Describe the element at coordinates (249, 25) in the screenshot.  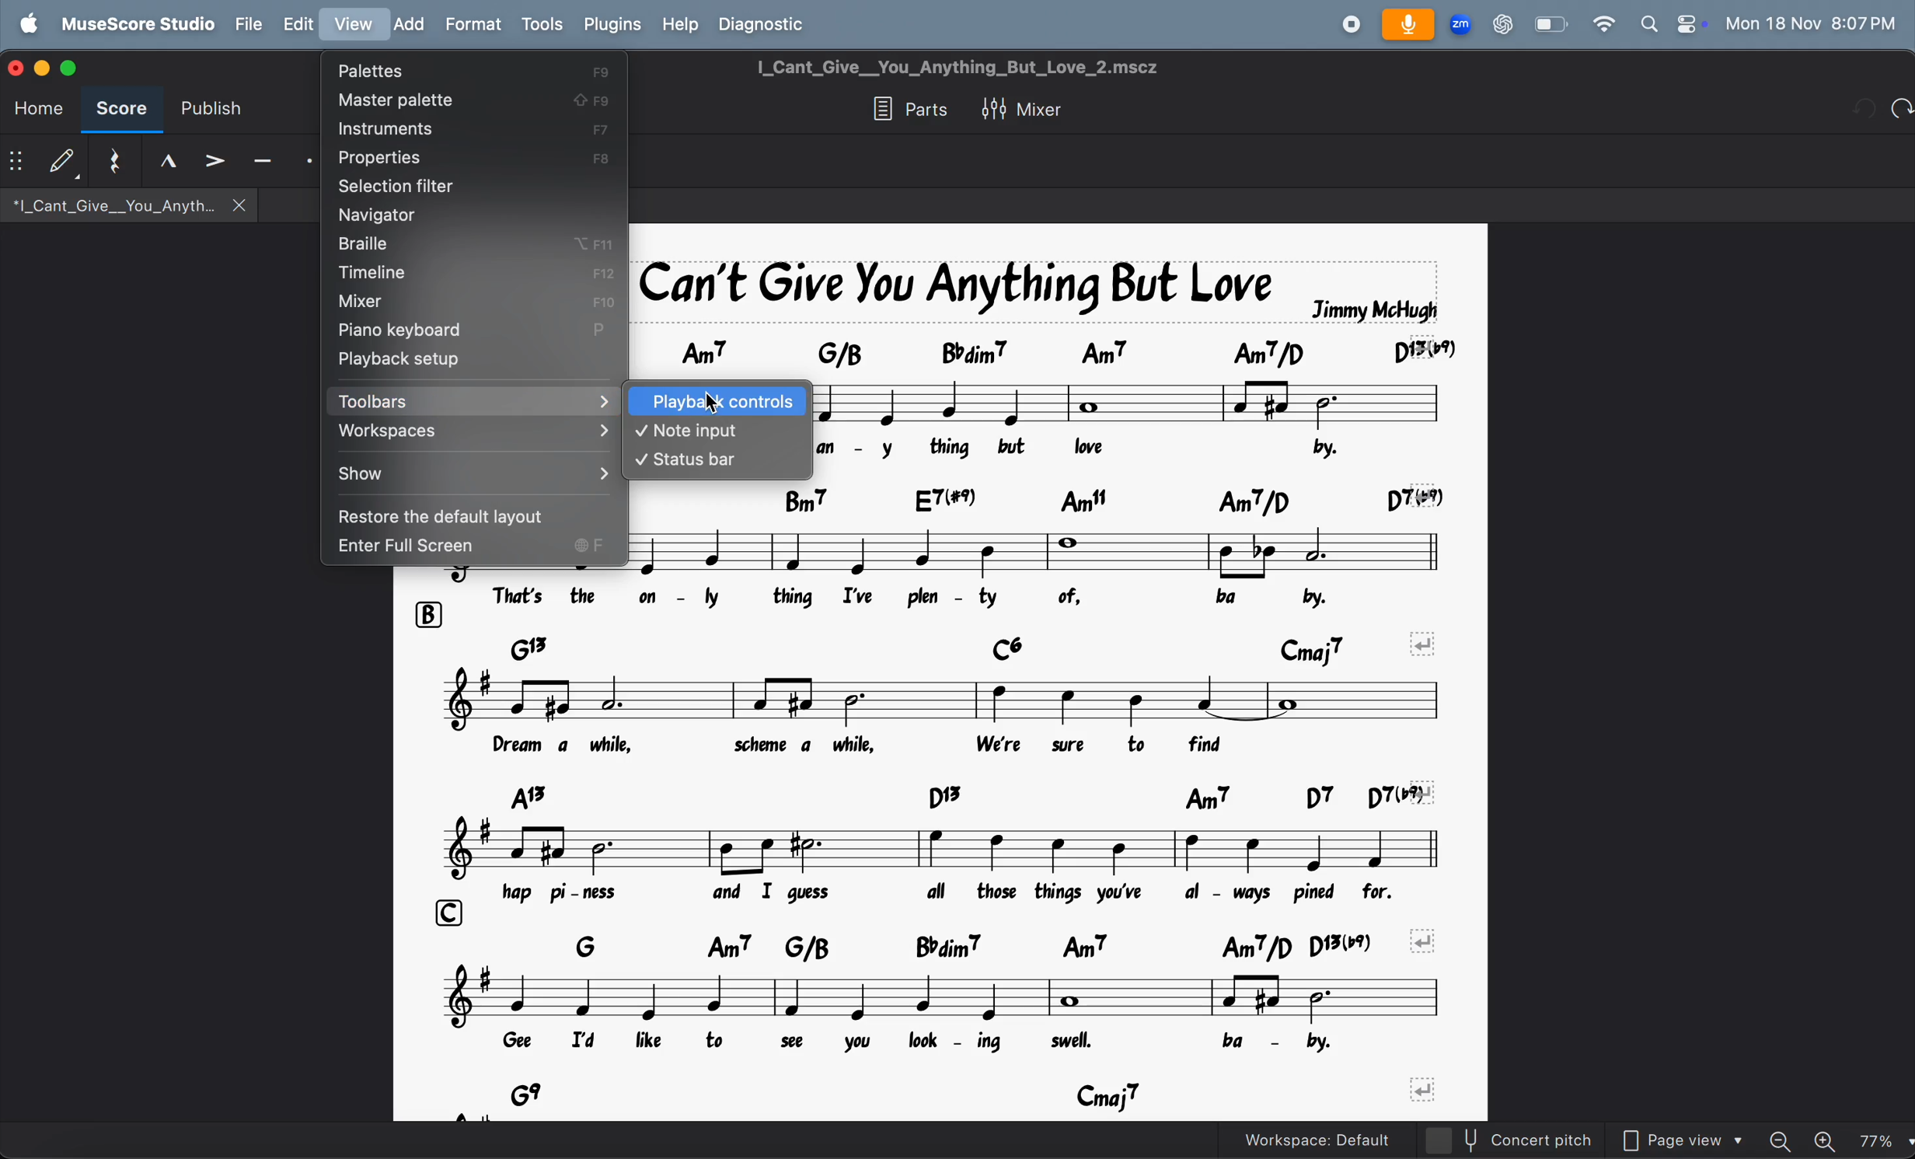
I see `file` at that location.